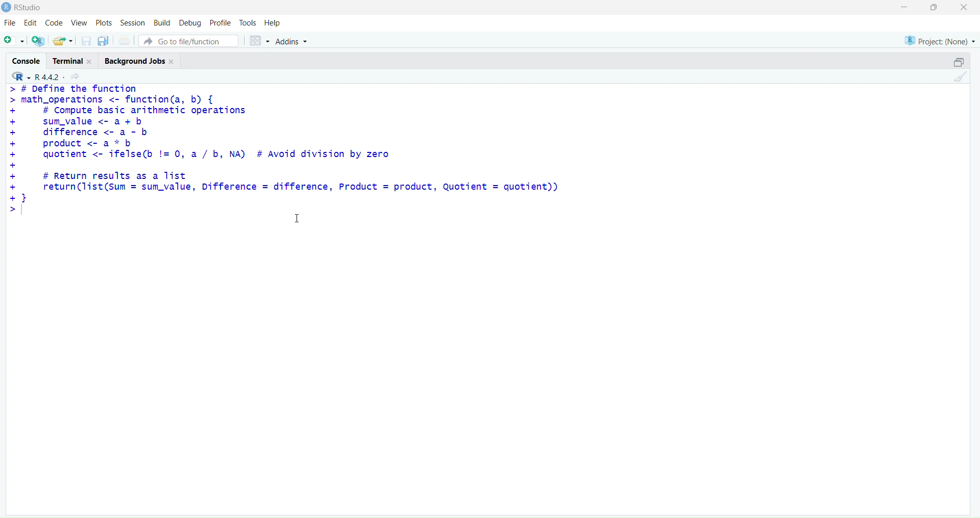  I want to click on Save current document (Ctrl + S), so click(86, 39).